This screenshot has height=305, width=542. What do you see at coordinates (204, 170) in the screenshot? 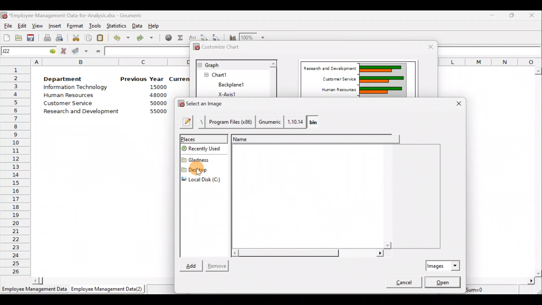
I see `Cursor on desktop` at bounding box center [204, 170].